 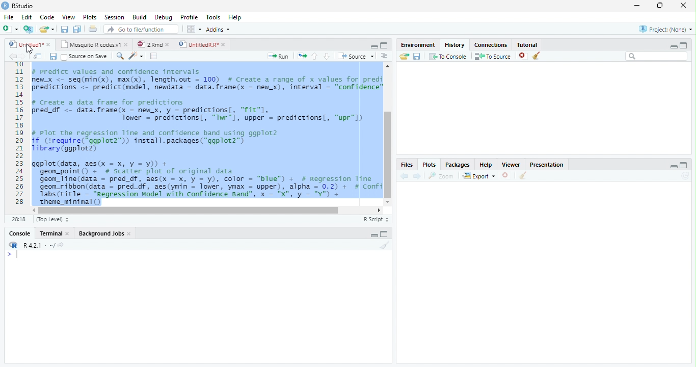 I want to click on Maximize, so click(x=385, y=45).